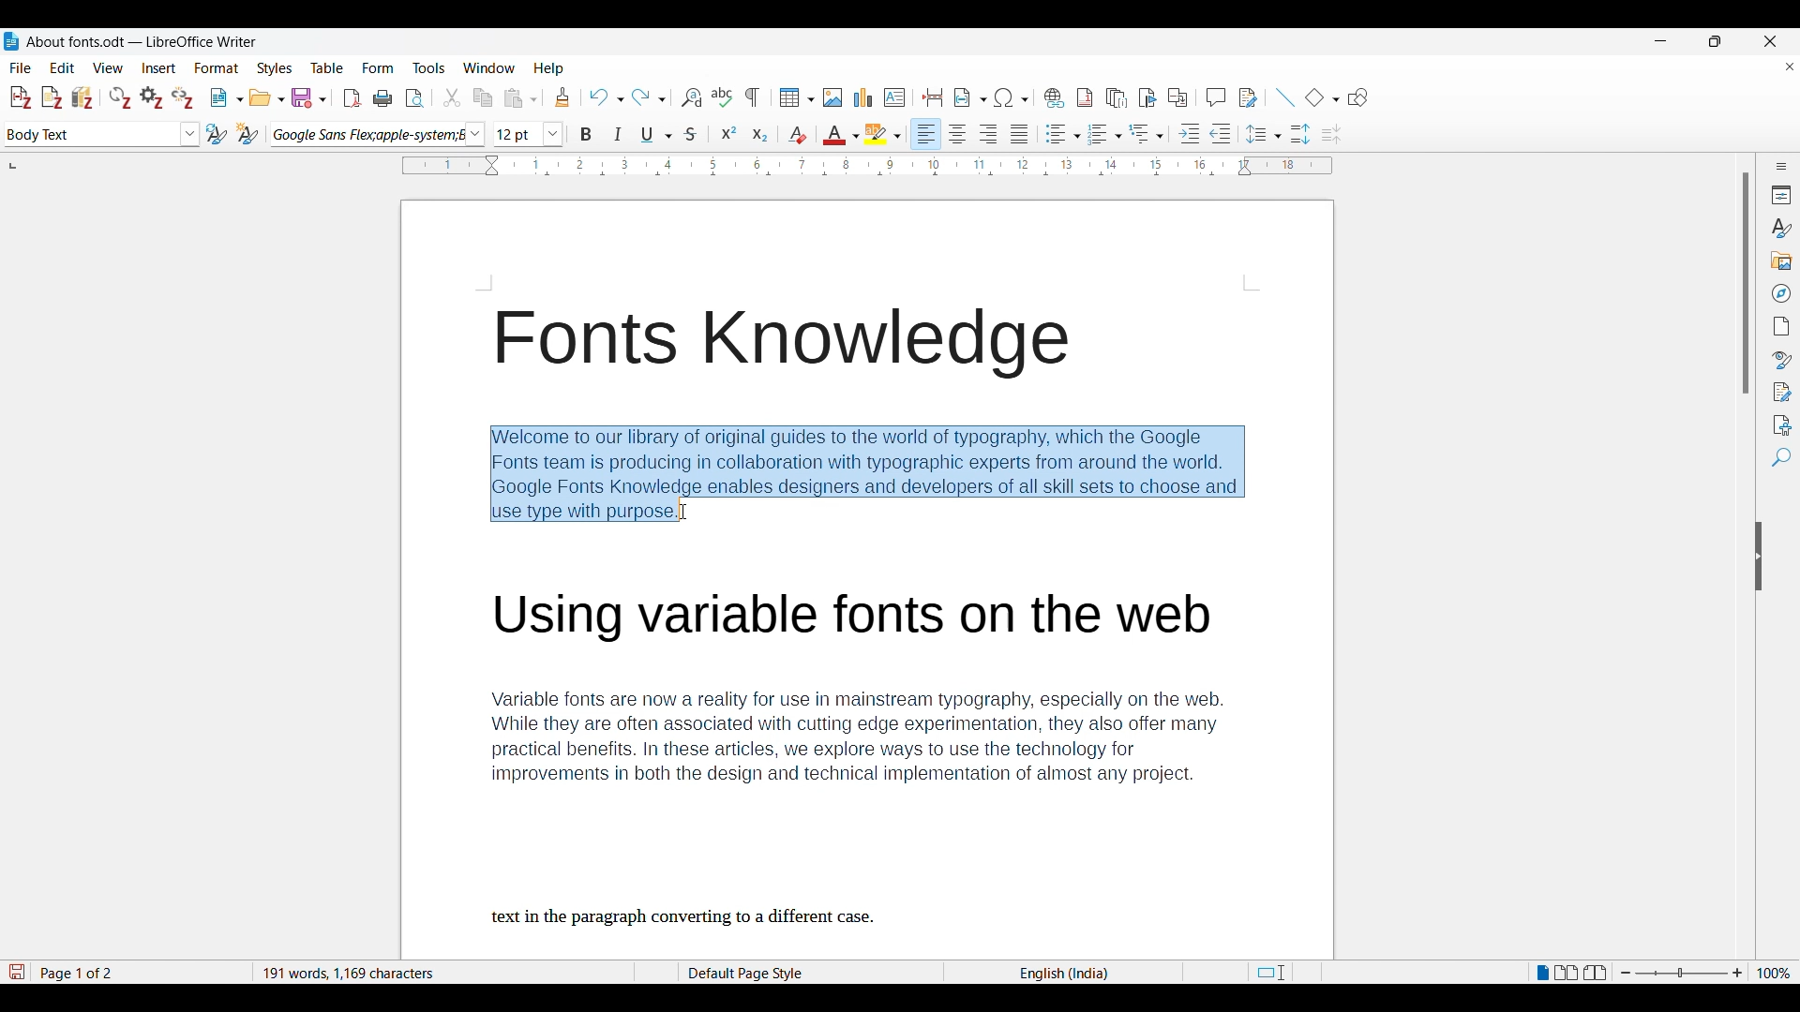 The height and width of the screenshot is (1012, 1800). Describe the element at coordinates (120, 97) in the screenshot. I see `Refresh ` at that location.